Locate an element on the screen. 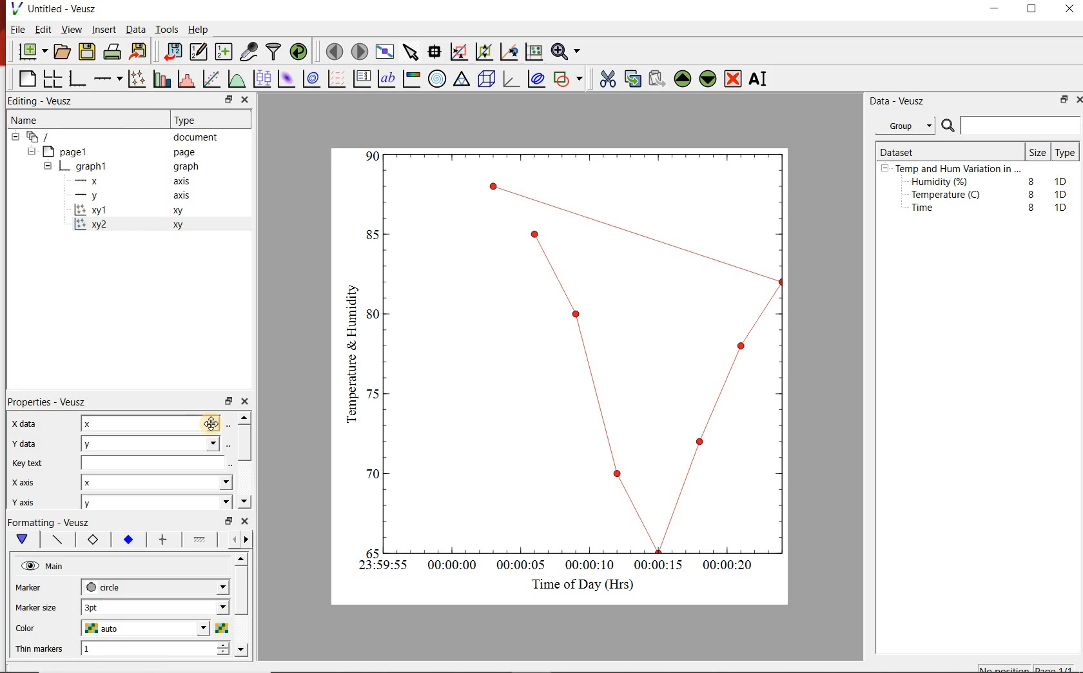  Select color is located at coordinates (222, 629).